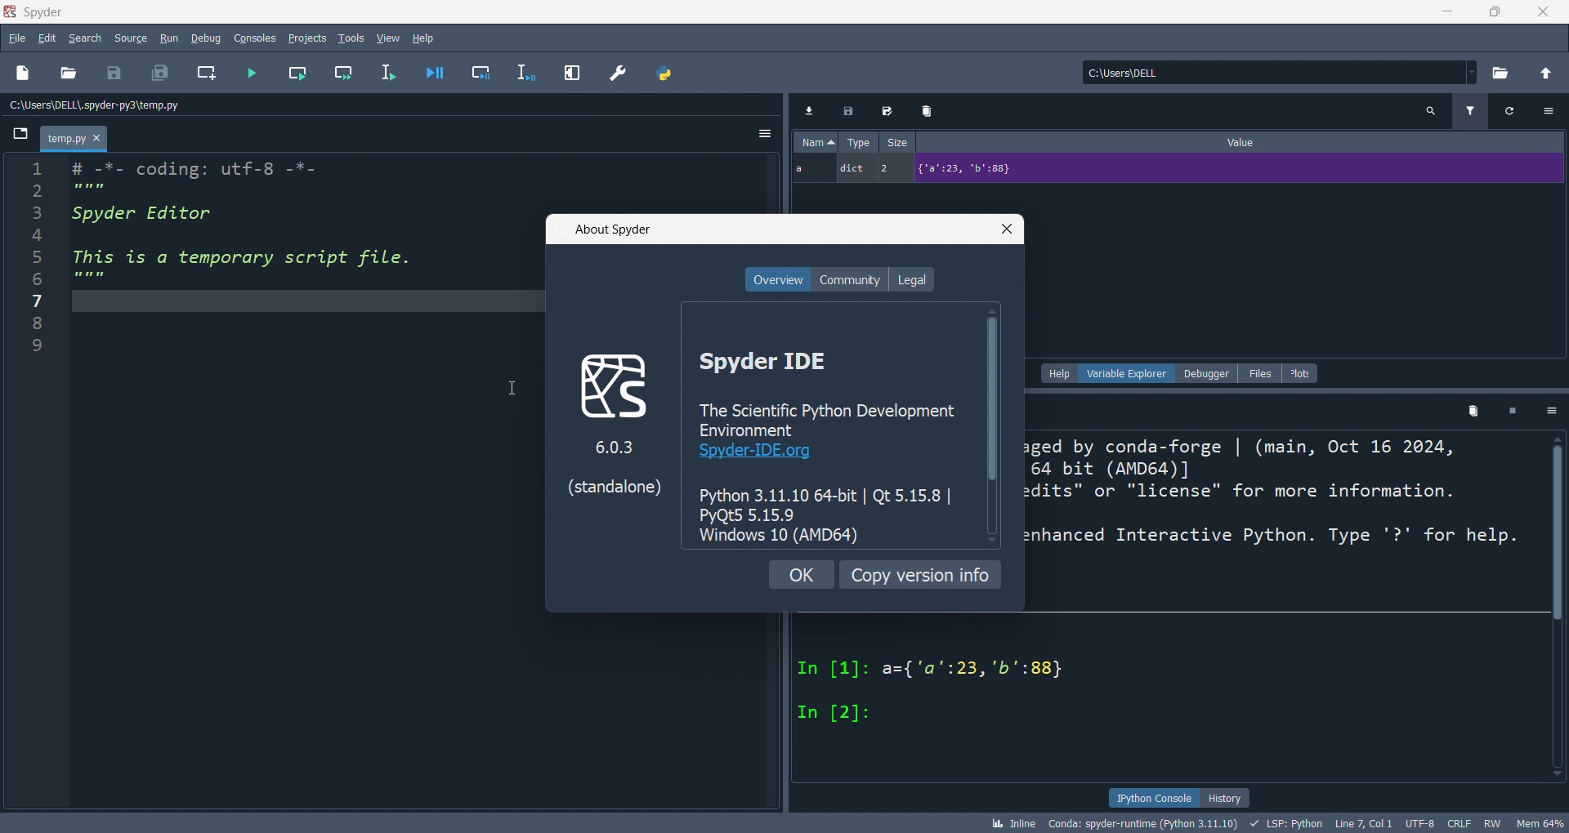 This screenshot has width=1569, height=833. What do you see at coordinates (808, 109) in the screenshot?
I see `Download` at bounding box center [808, 109].